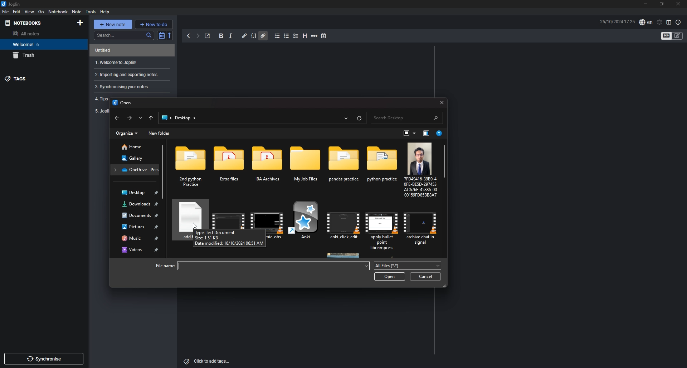  I want to click on file, so click(419, 169).